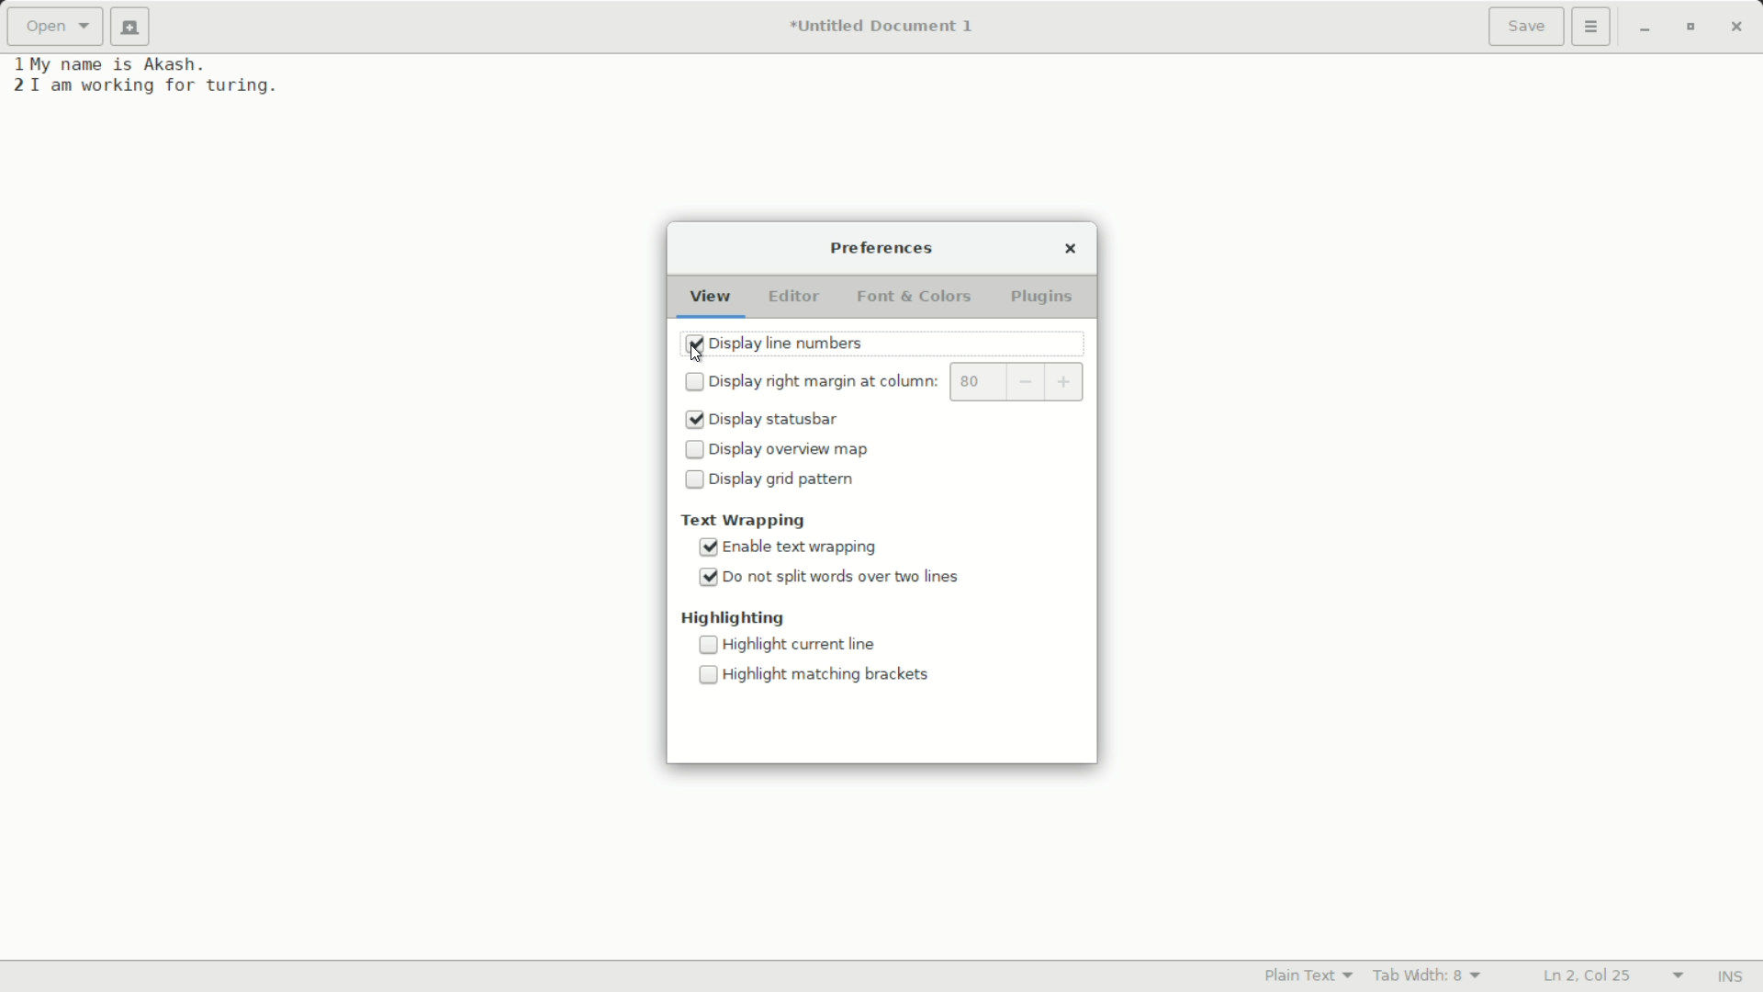 Image resolution: width=1763 pixels, height=992 pixels. I want to click on maximize or restore, so click(1690, 28).